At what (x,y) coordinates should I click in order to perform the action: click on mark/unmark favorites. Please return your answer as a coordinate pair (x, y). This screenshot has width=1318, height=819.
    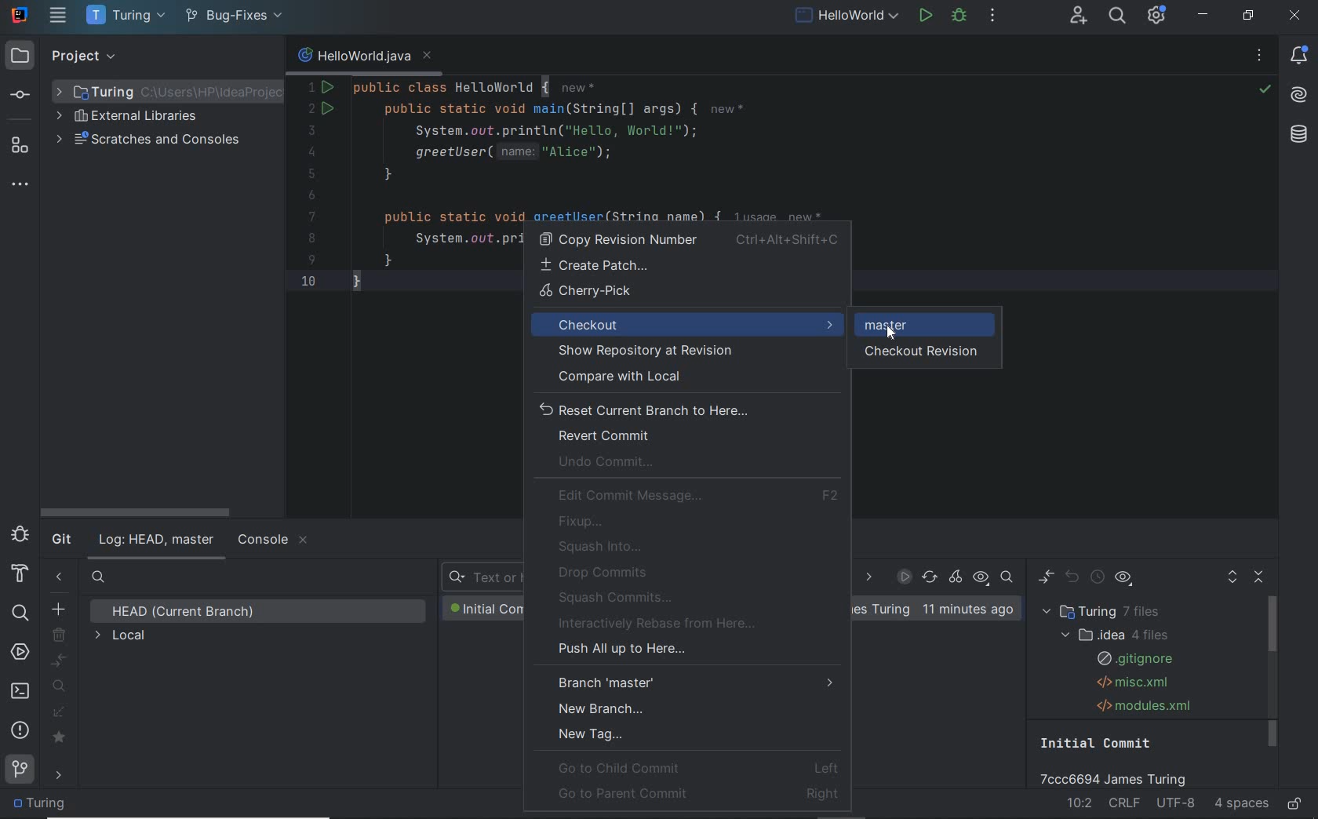
    Looking at the image, I should click on (62, 738).